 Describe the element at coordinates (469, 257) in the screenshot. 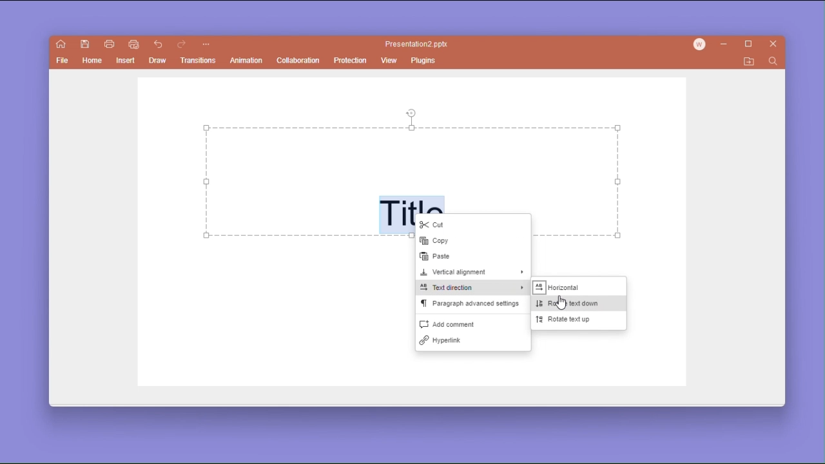

I see `paste` at that location.